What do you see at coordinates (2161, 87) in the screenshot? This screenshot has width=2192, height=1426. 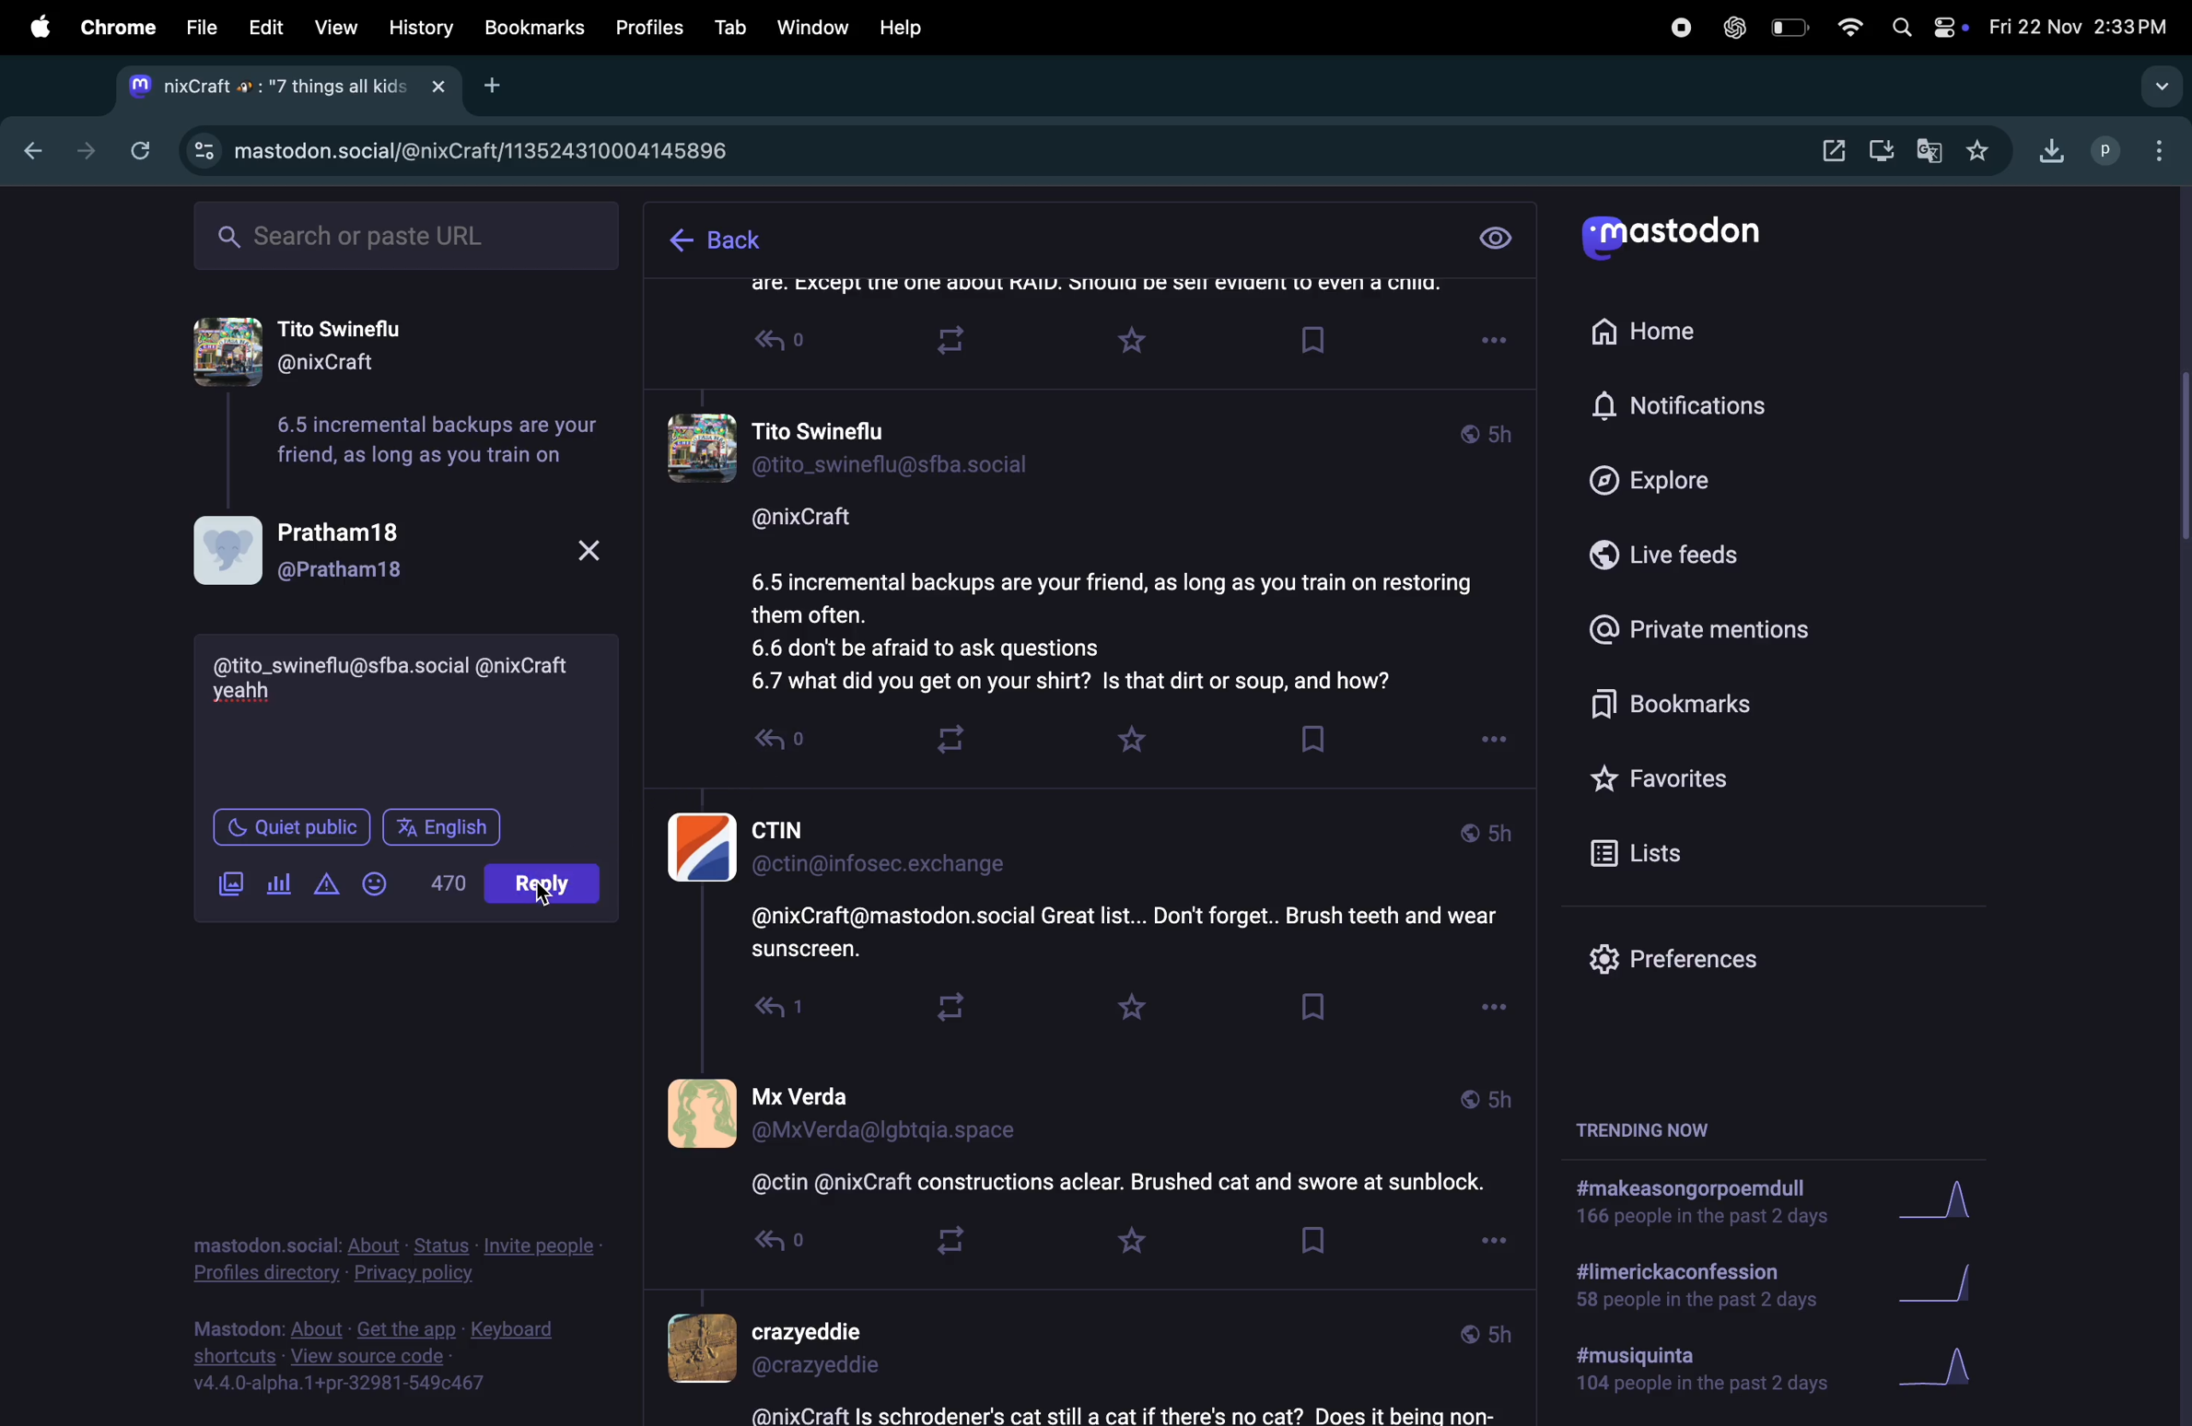 I see `search bar` at bounding box center [2161, 87].